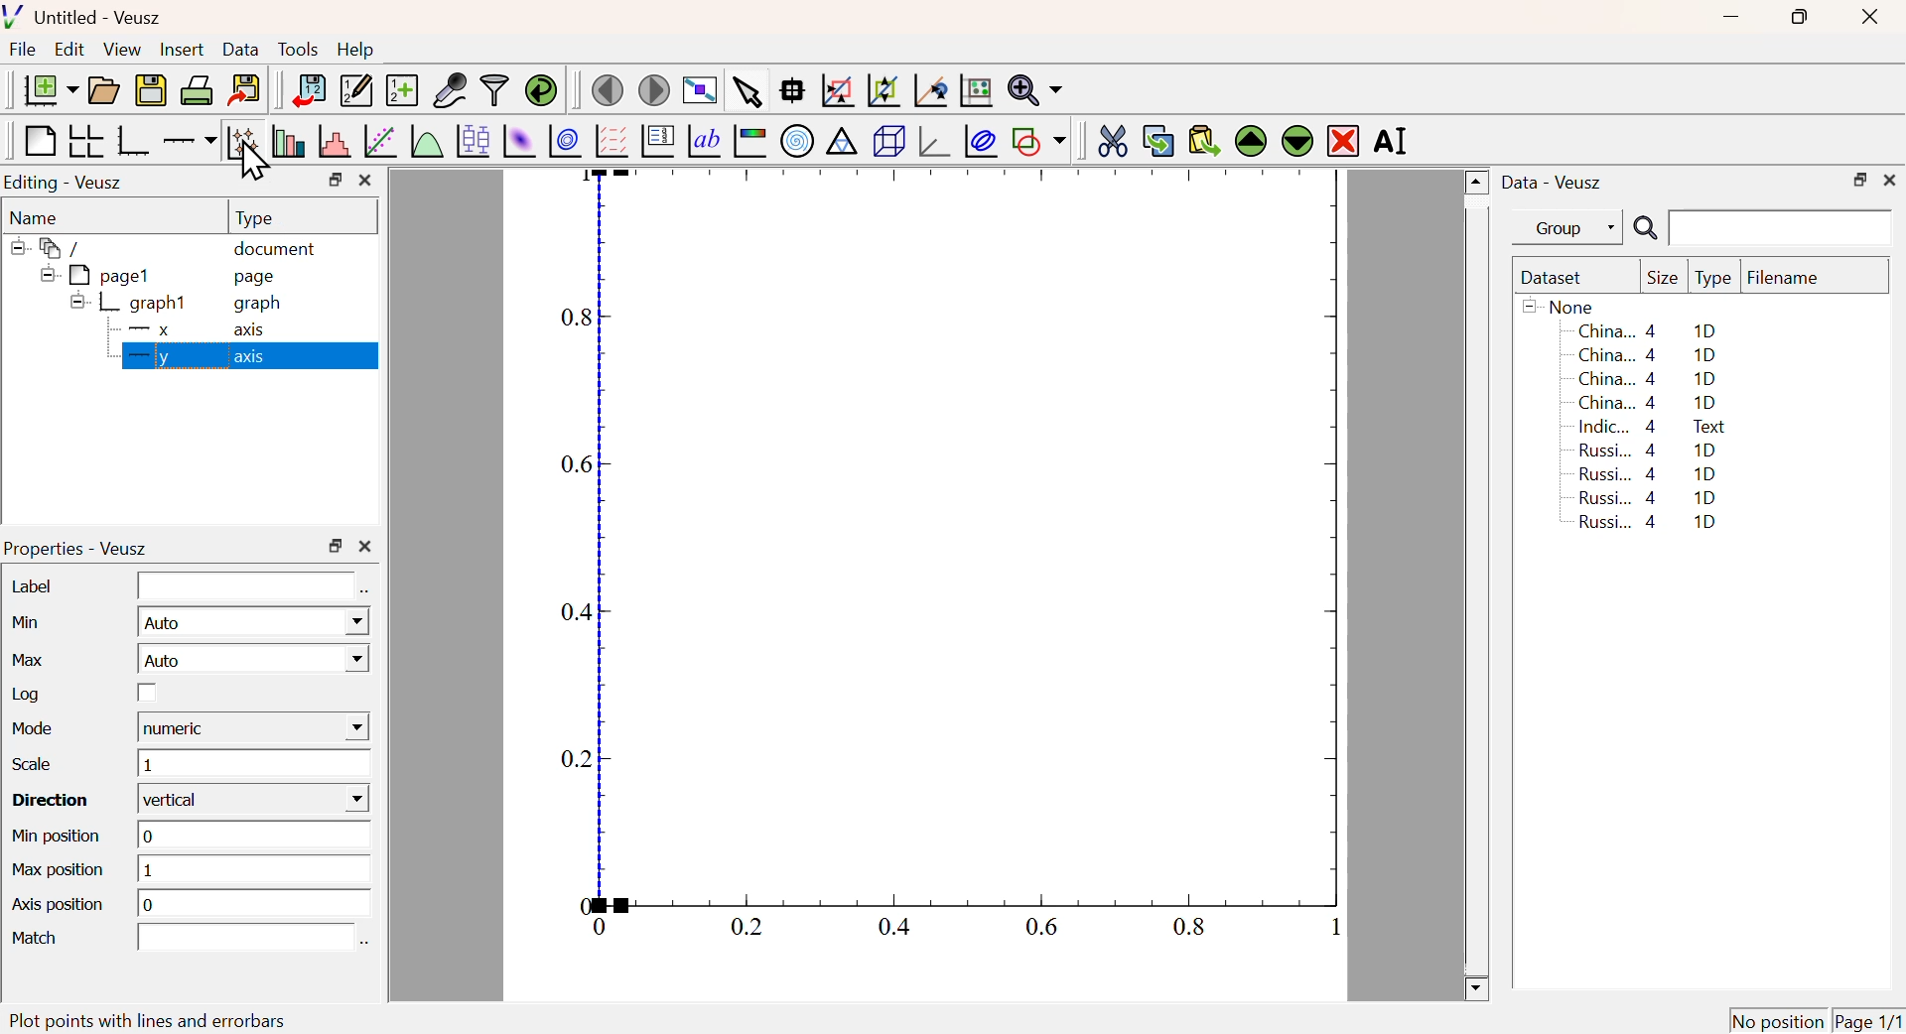  I want to click on File, so click(23, 50).